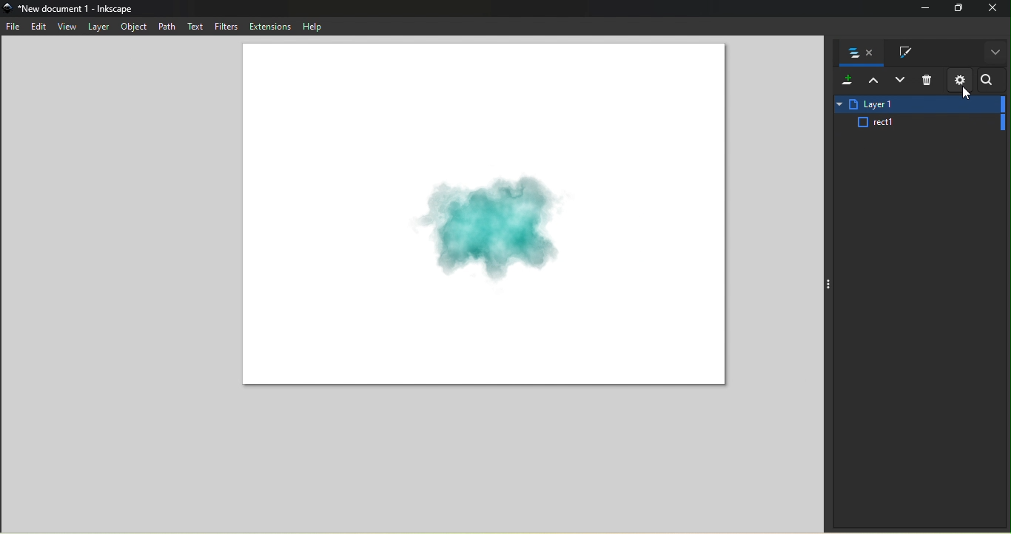 This screenshot has width=1011, height=534. What do you see at coordinates (99, 25) in the screenshot?
I see `Layer` at bounding box center [99, 25].